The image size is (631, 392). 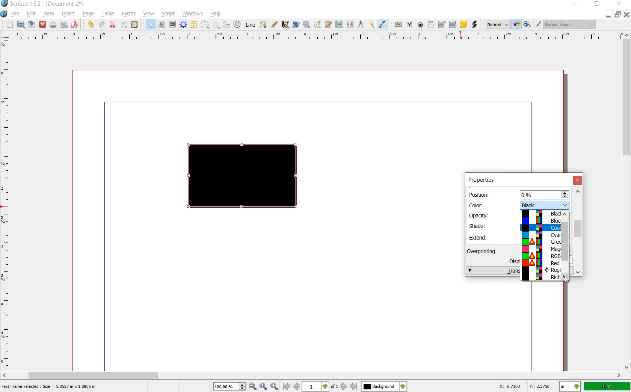 What do you see at coordinates (544, 205) in the screenshot?
I see `black` at bounding box center [544, 205].